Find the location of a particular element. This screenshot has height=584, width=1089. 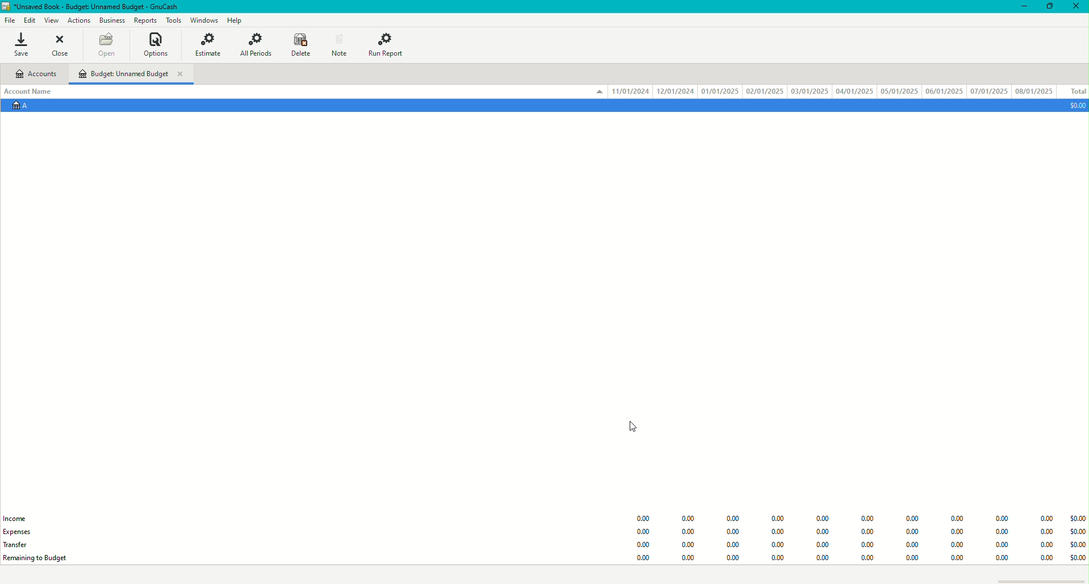

Close is located at coordinates (61, 45).